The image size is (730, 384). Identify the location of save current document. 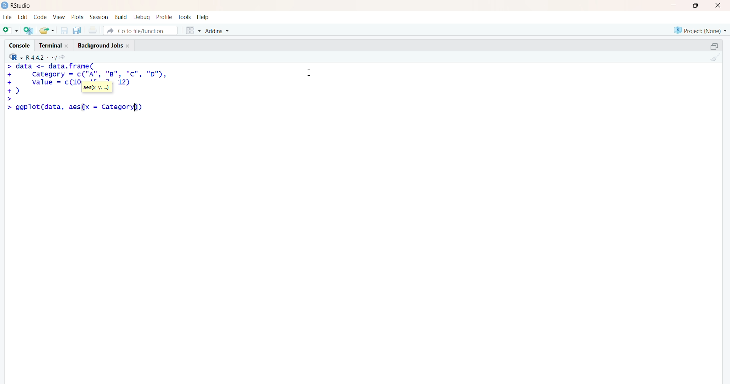
(64, 30).